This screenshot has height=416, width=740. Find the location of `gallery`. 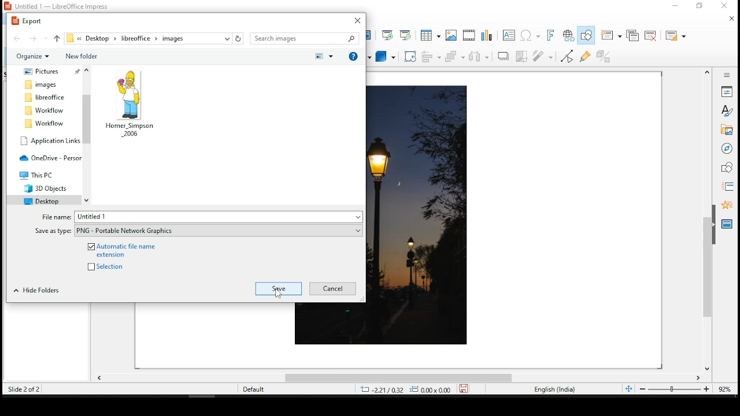

gallery is located at coordinates (727, 130).